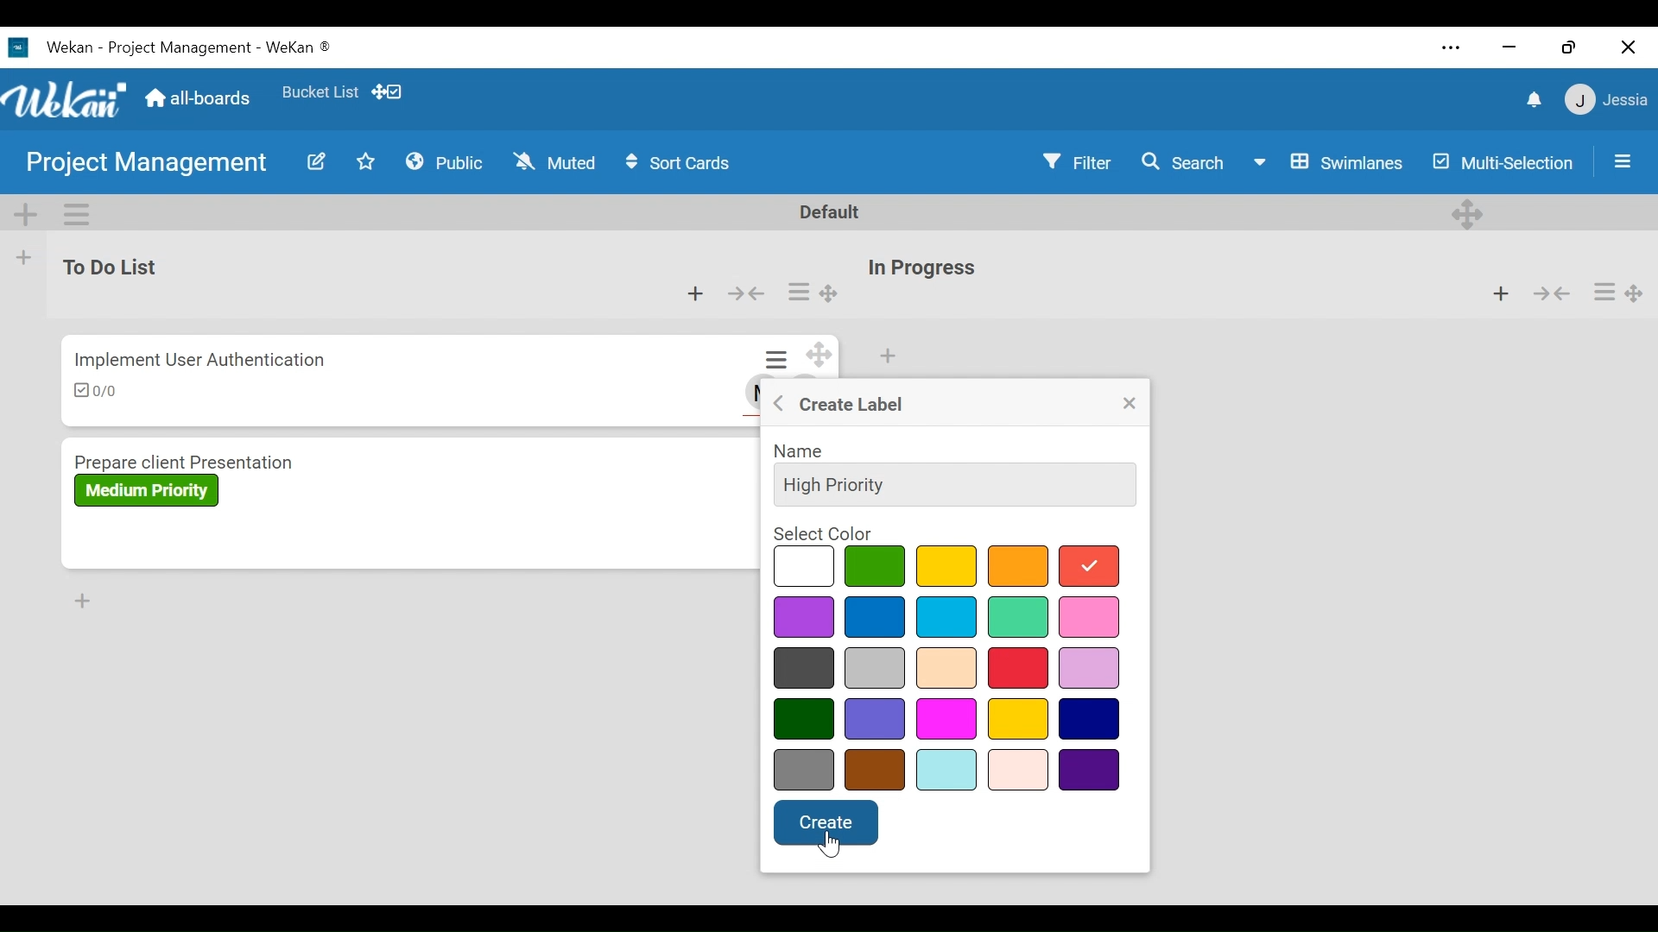 This screenshot has width=1658, height=932. Describe the element at coordinates (696, 295) in the screenshot. I see `Add card to top of the list` at that location.